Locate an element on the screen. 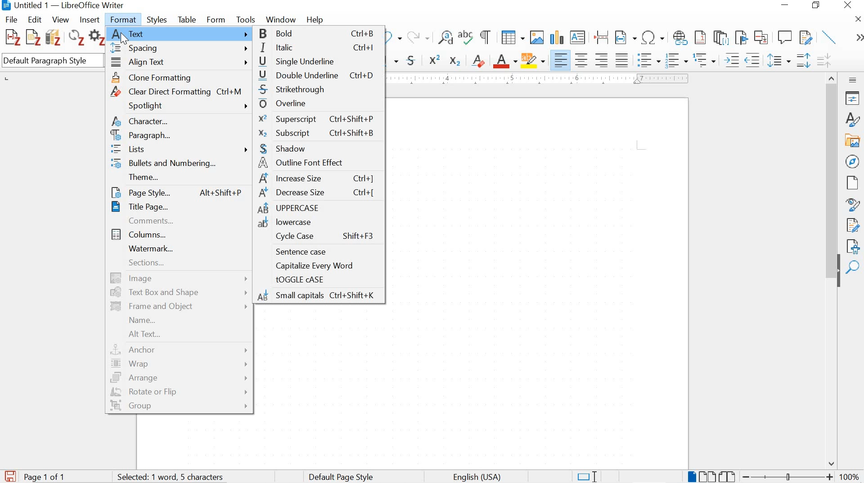 The height and width of the screenshot is (483, 864). help is located at coordinates (314, 20).